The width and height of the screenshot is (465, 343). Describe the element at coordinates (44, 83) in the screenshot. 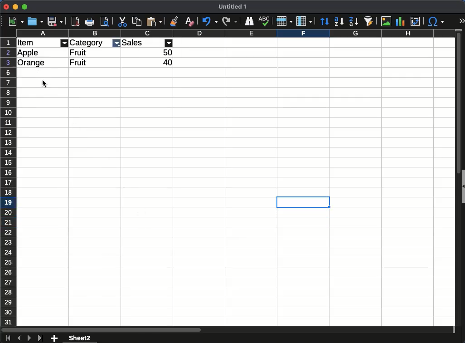

I see `cursor` at that location.